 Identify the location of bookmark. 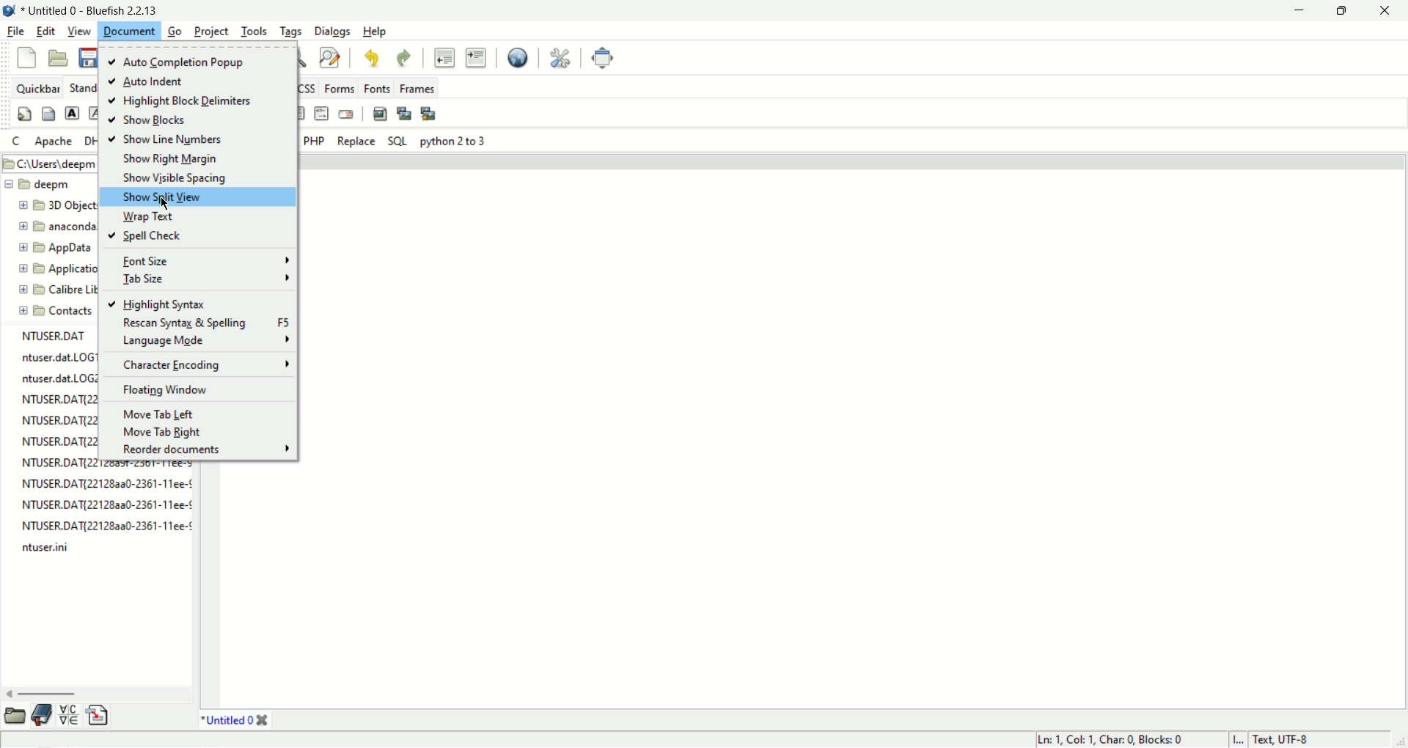
(45, 716).